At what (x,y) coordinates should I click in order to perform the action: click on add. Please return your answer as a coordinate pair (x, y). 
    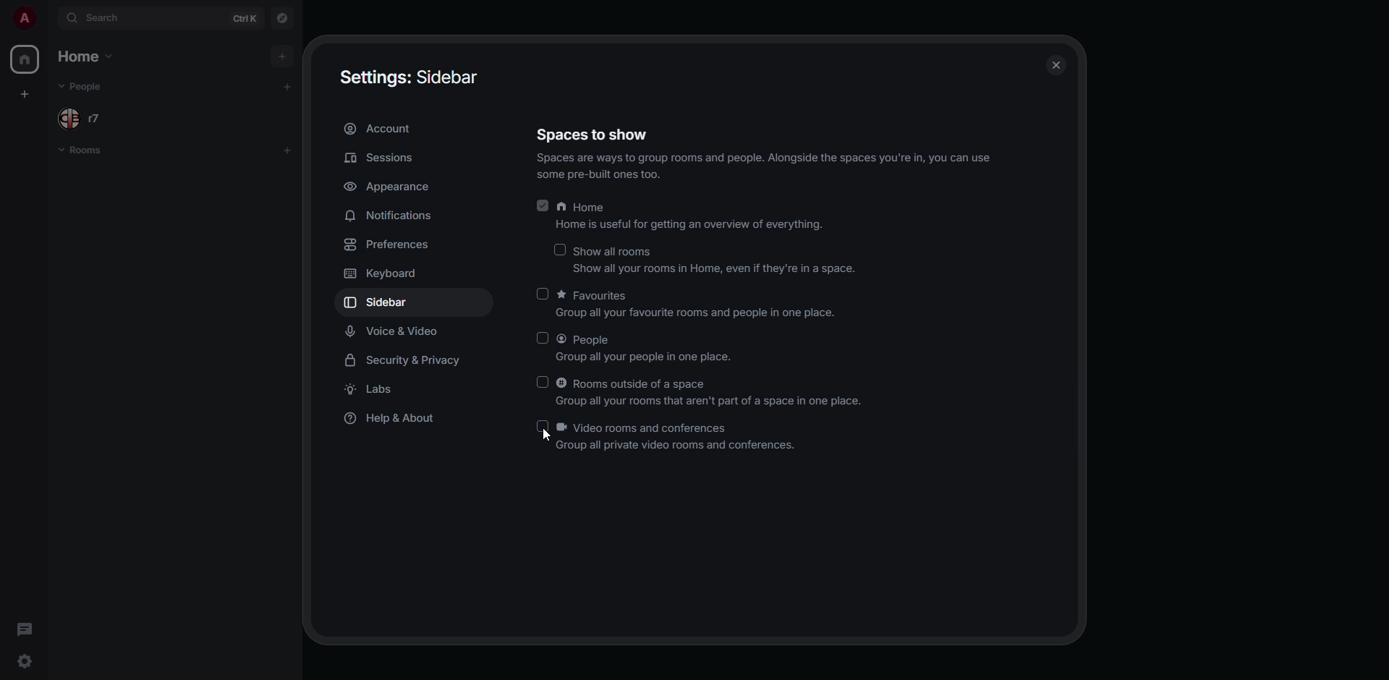
    Looking at the image, I should click on (282, 87).